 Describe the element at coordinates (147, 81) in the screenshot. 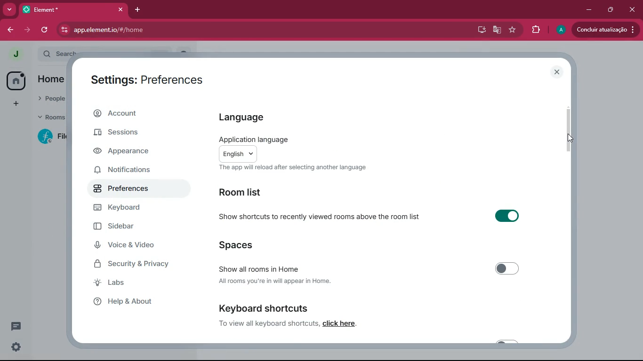

I see `Settings: Preferences` at that location.